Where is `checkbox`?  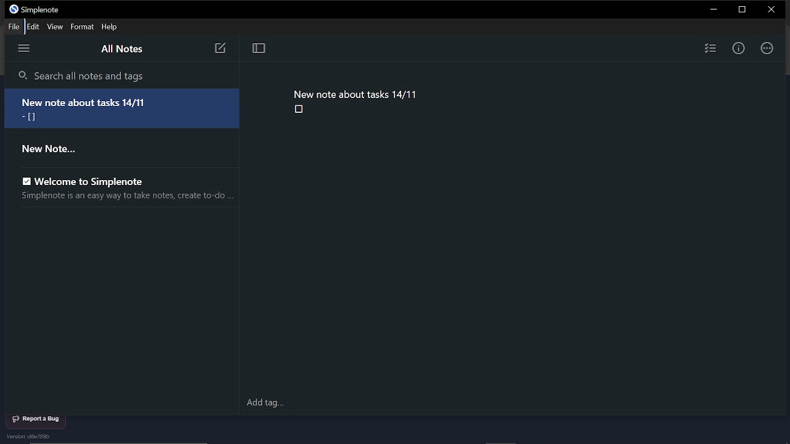
checkbox is located at coordinates (299, 110).